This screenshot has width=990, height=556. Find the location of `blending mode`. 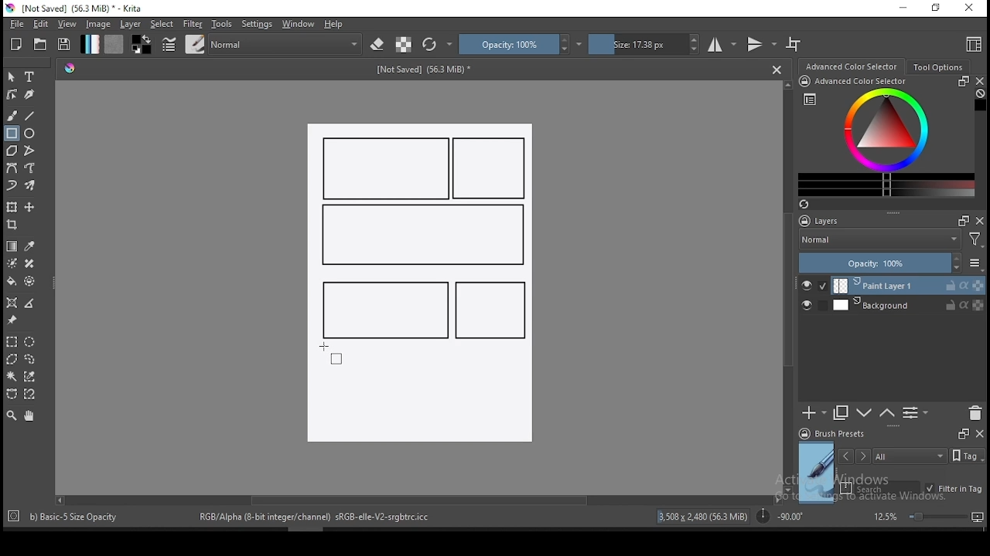

blending mode is located at coordinates (286, 44).